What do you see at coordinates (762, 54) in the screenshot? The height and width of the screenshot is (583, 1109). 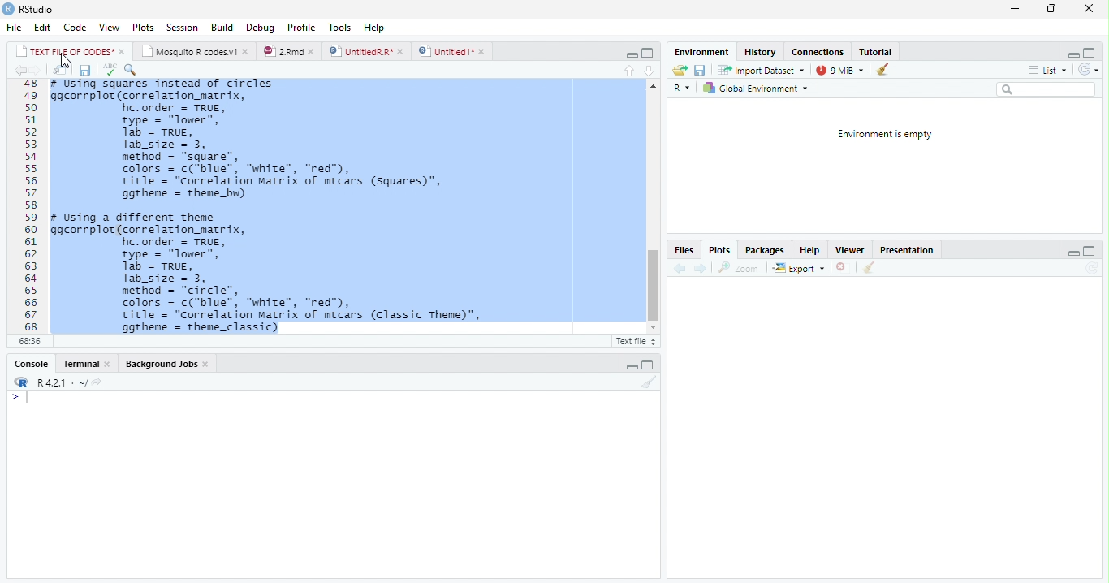 I see ` History` at bounding box center [762, 54].